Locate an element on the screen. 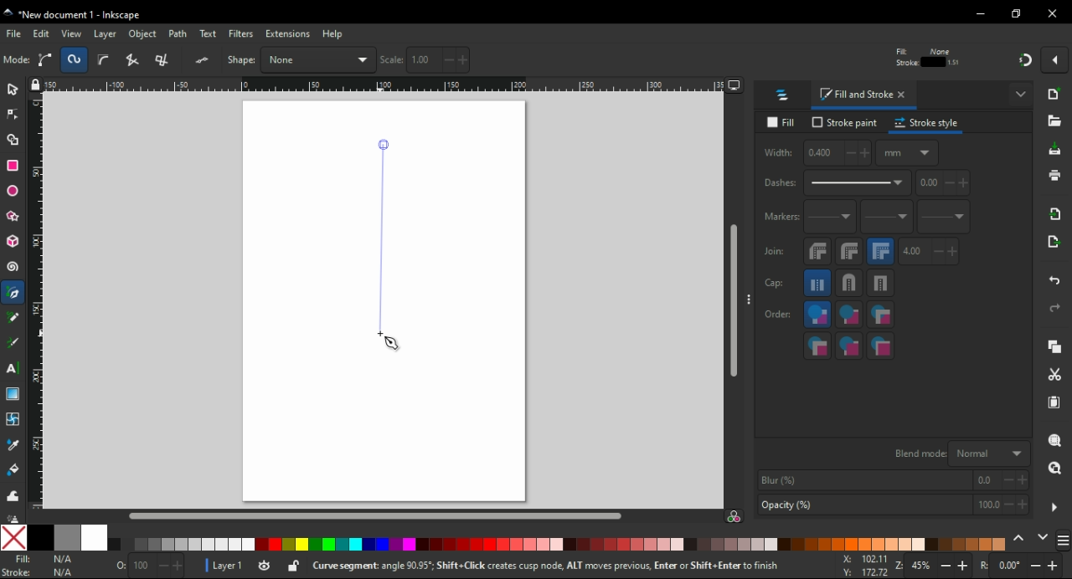  stroke markers is located at coordinates (849, 346).